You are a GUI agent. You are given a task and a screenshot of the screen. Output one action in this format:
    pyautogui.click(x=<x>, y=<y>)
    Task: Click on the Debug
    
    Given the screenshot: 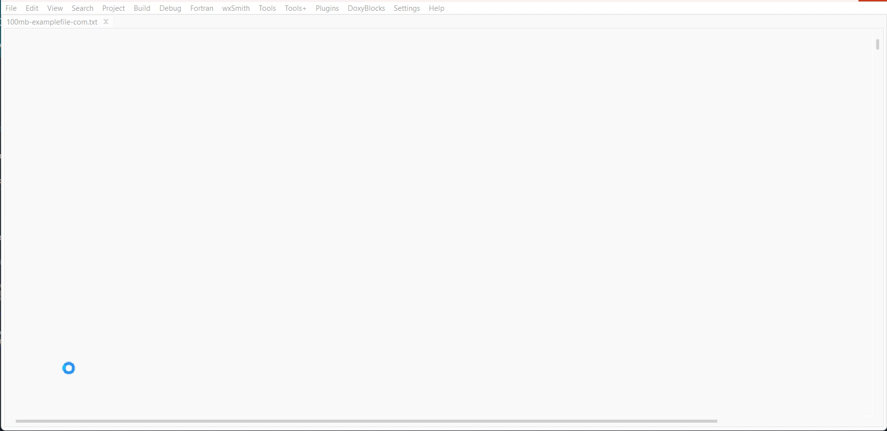 What is the action you would take?
    pyautogui.click(x=170, y=8)
    